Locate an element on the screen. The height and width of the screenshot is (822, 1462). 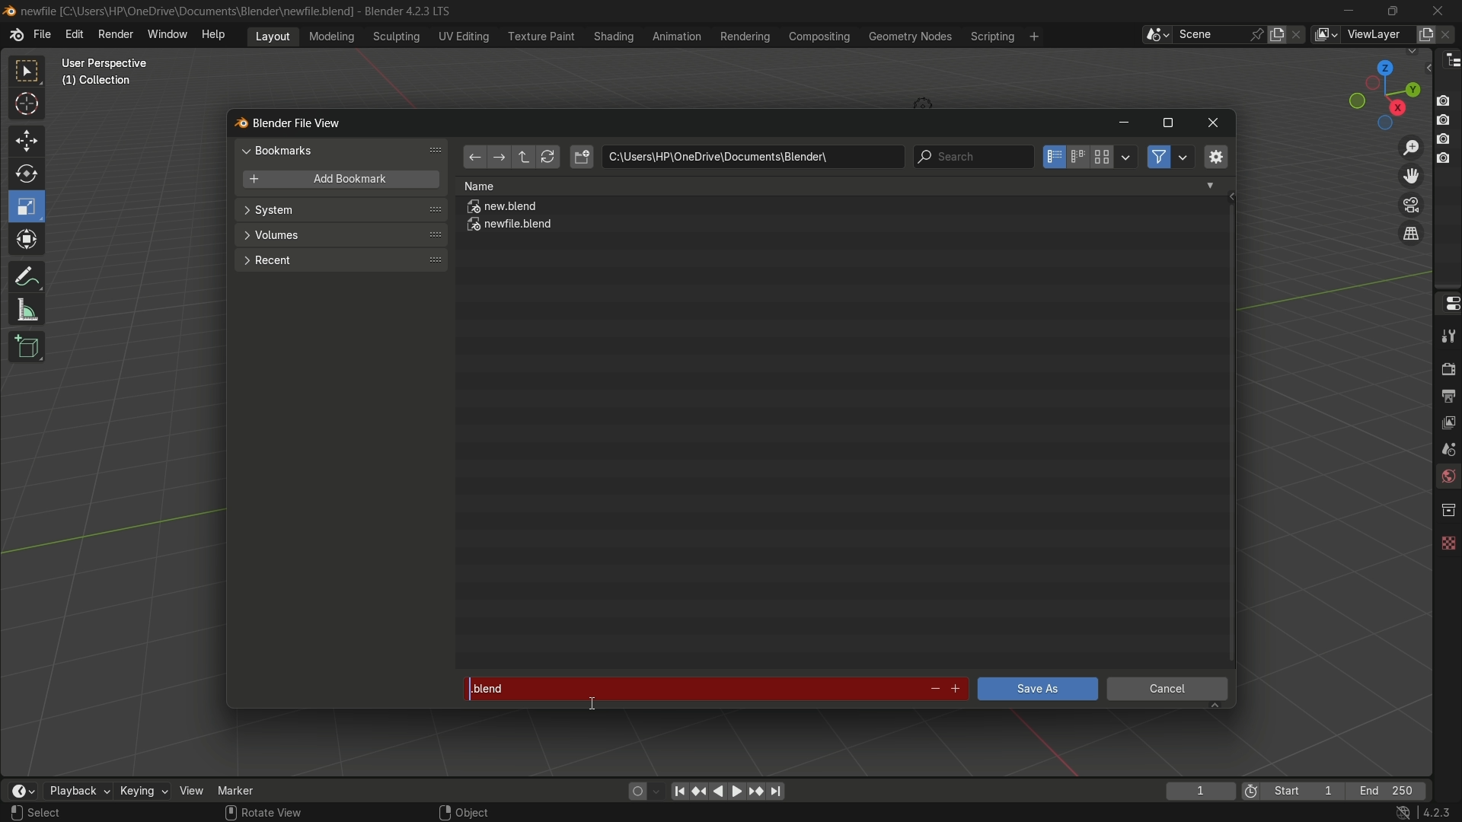
blend logo is located at coordinates (235, 124).